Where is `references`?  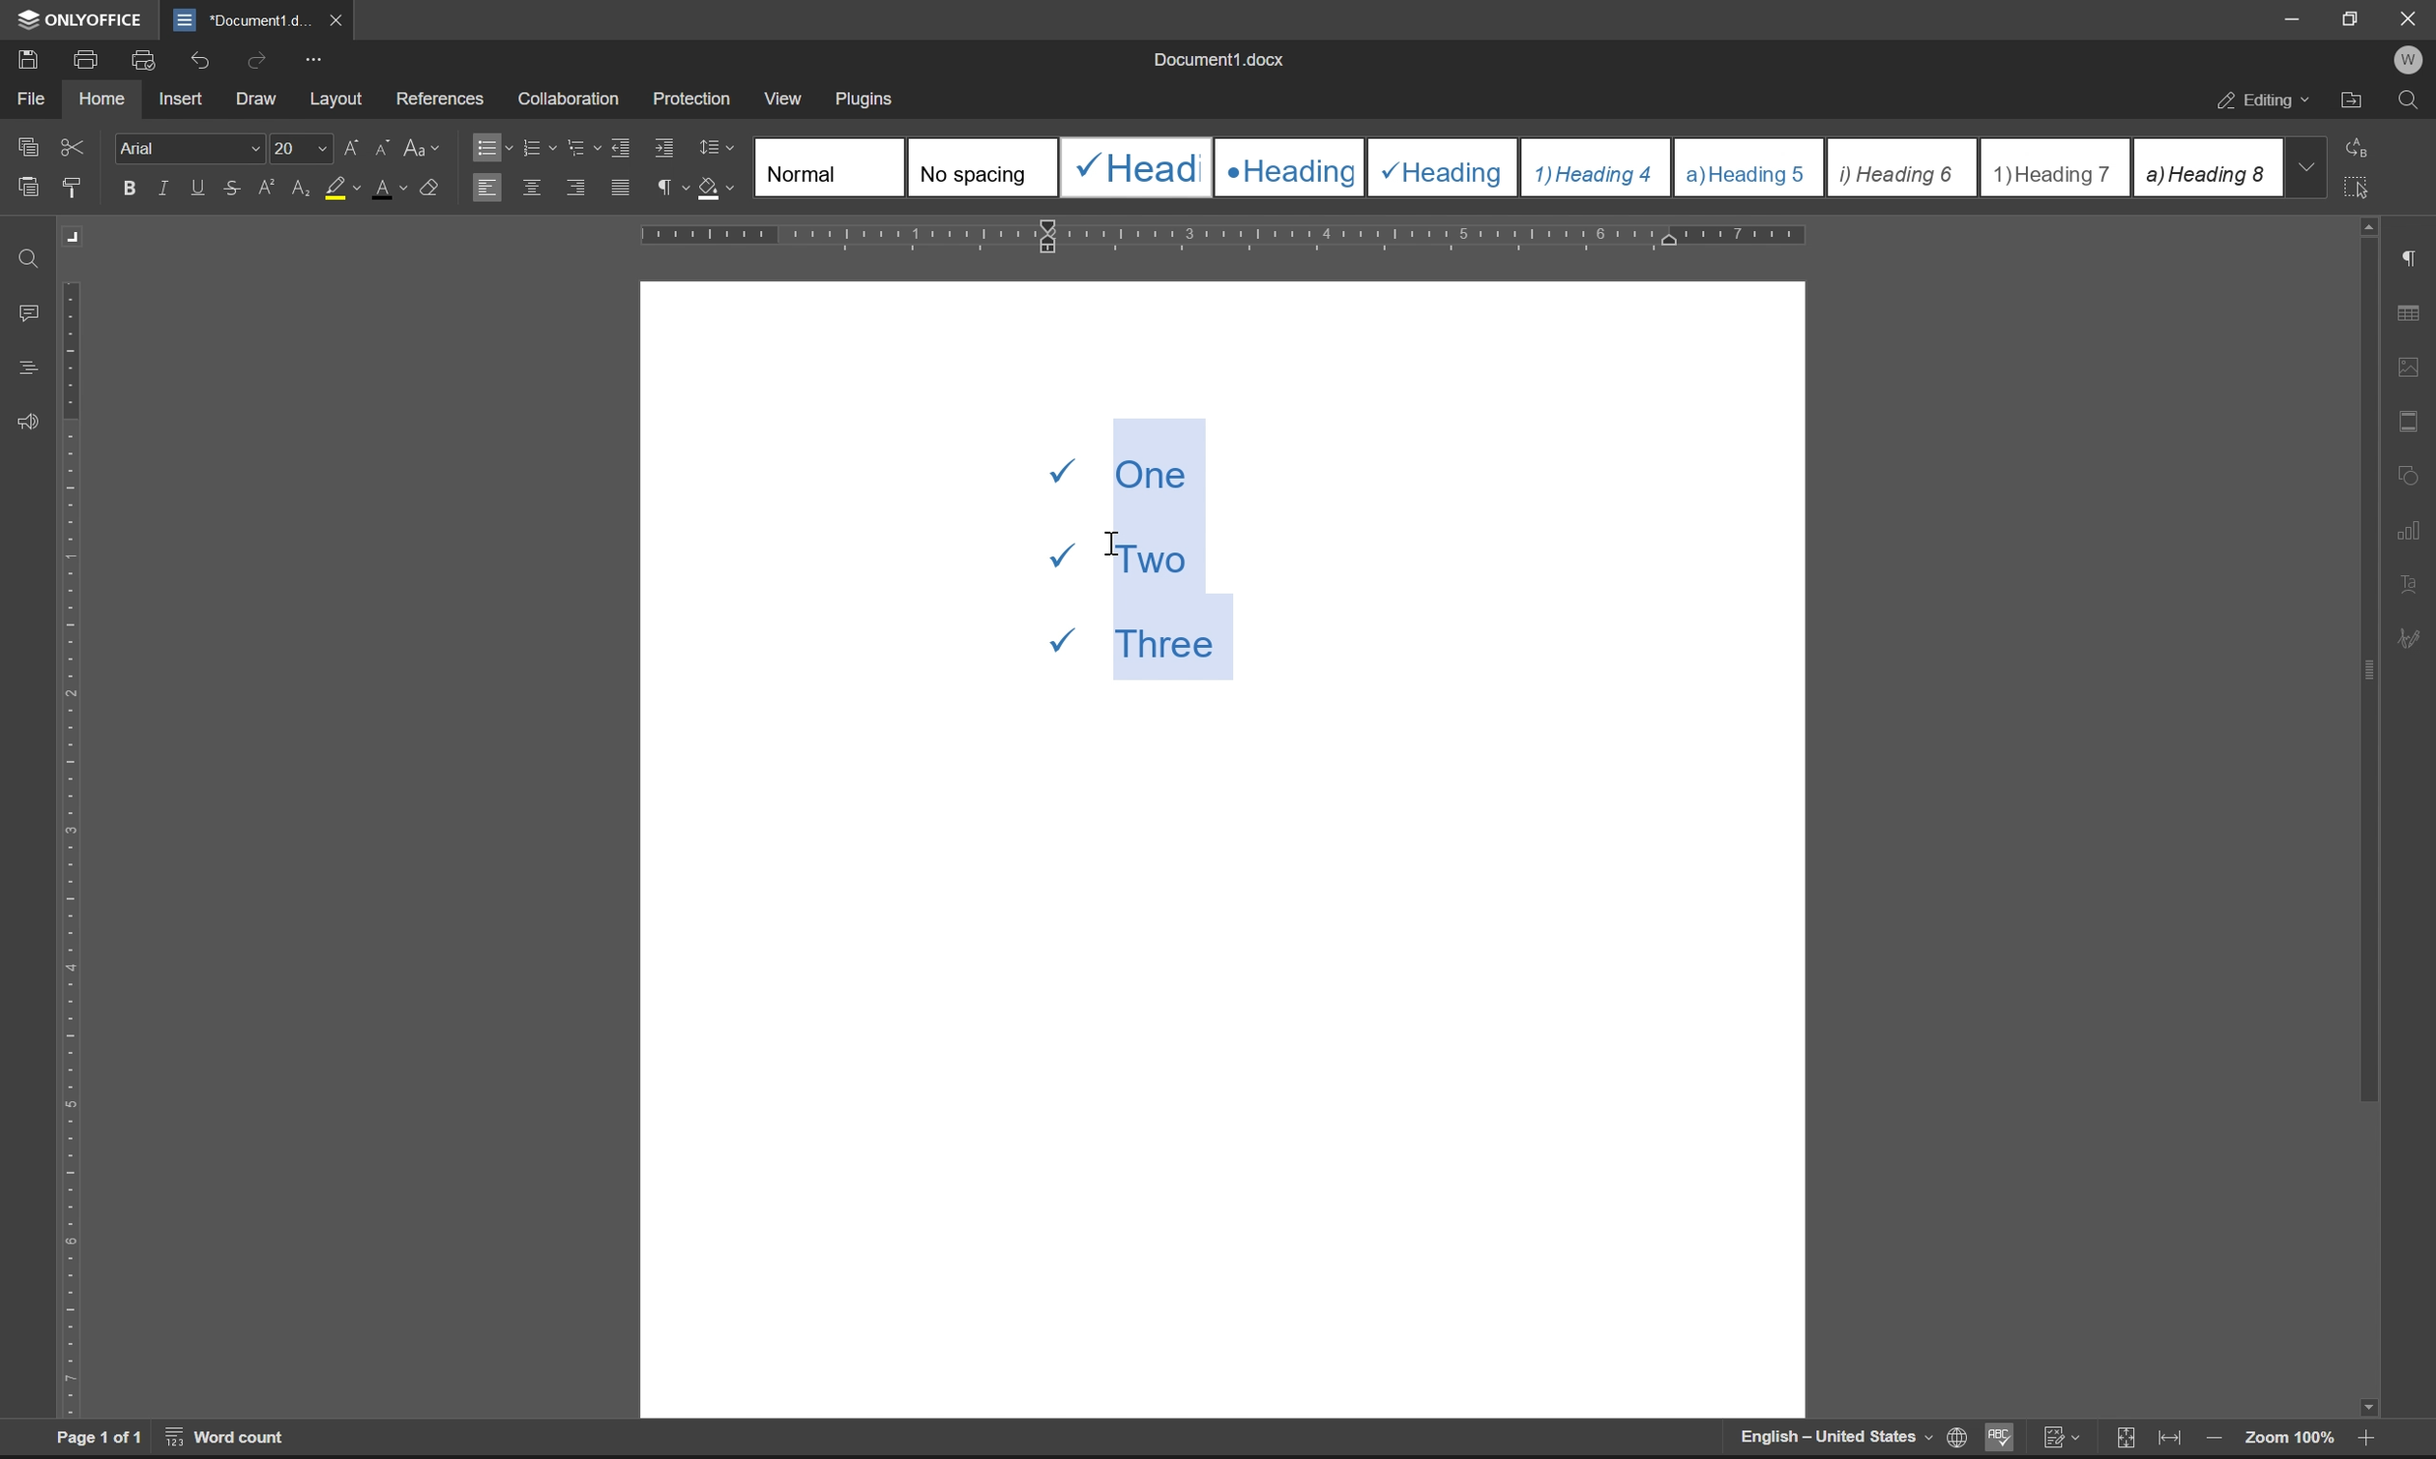 references is located at coordinates (441, 94).